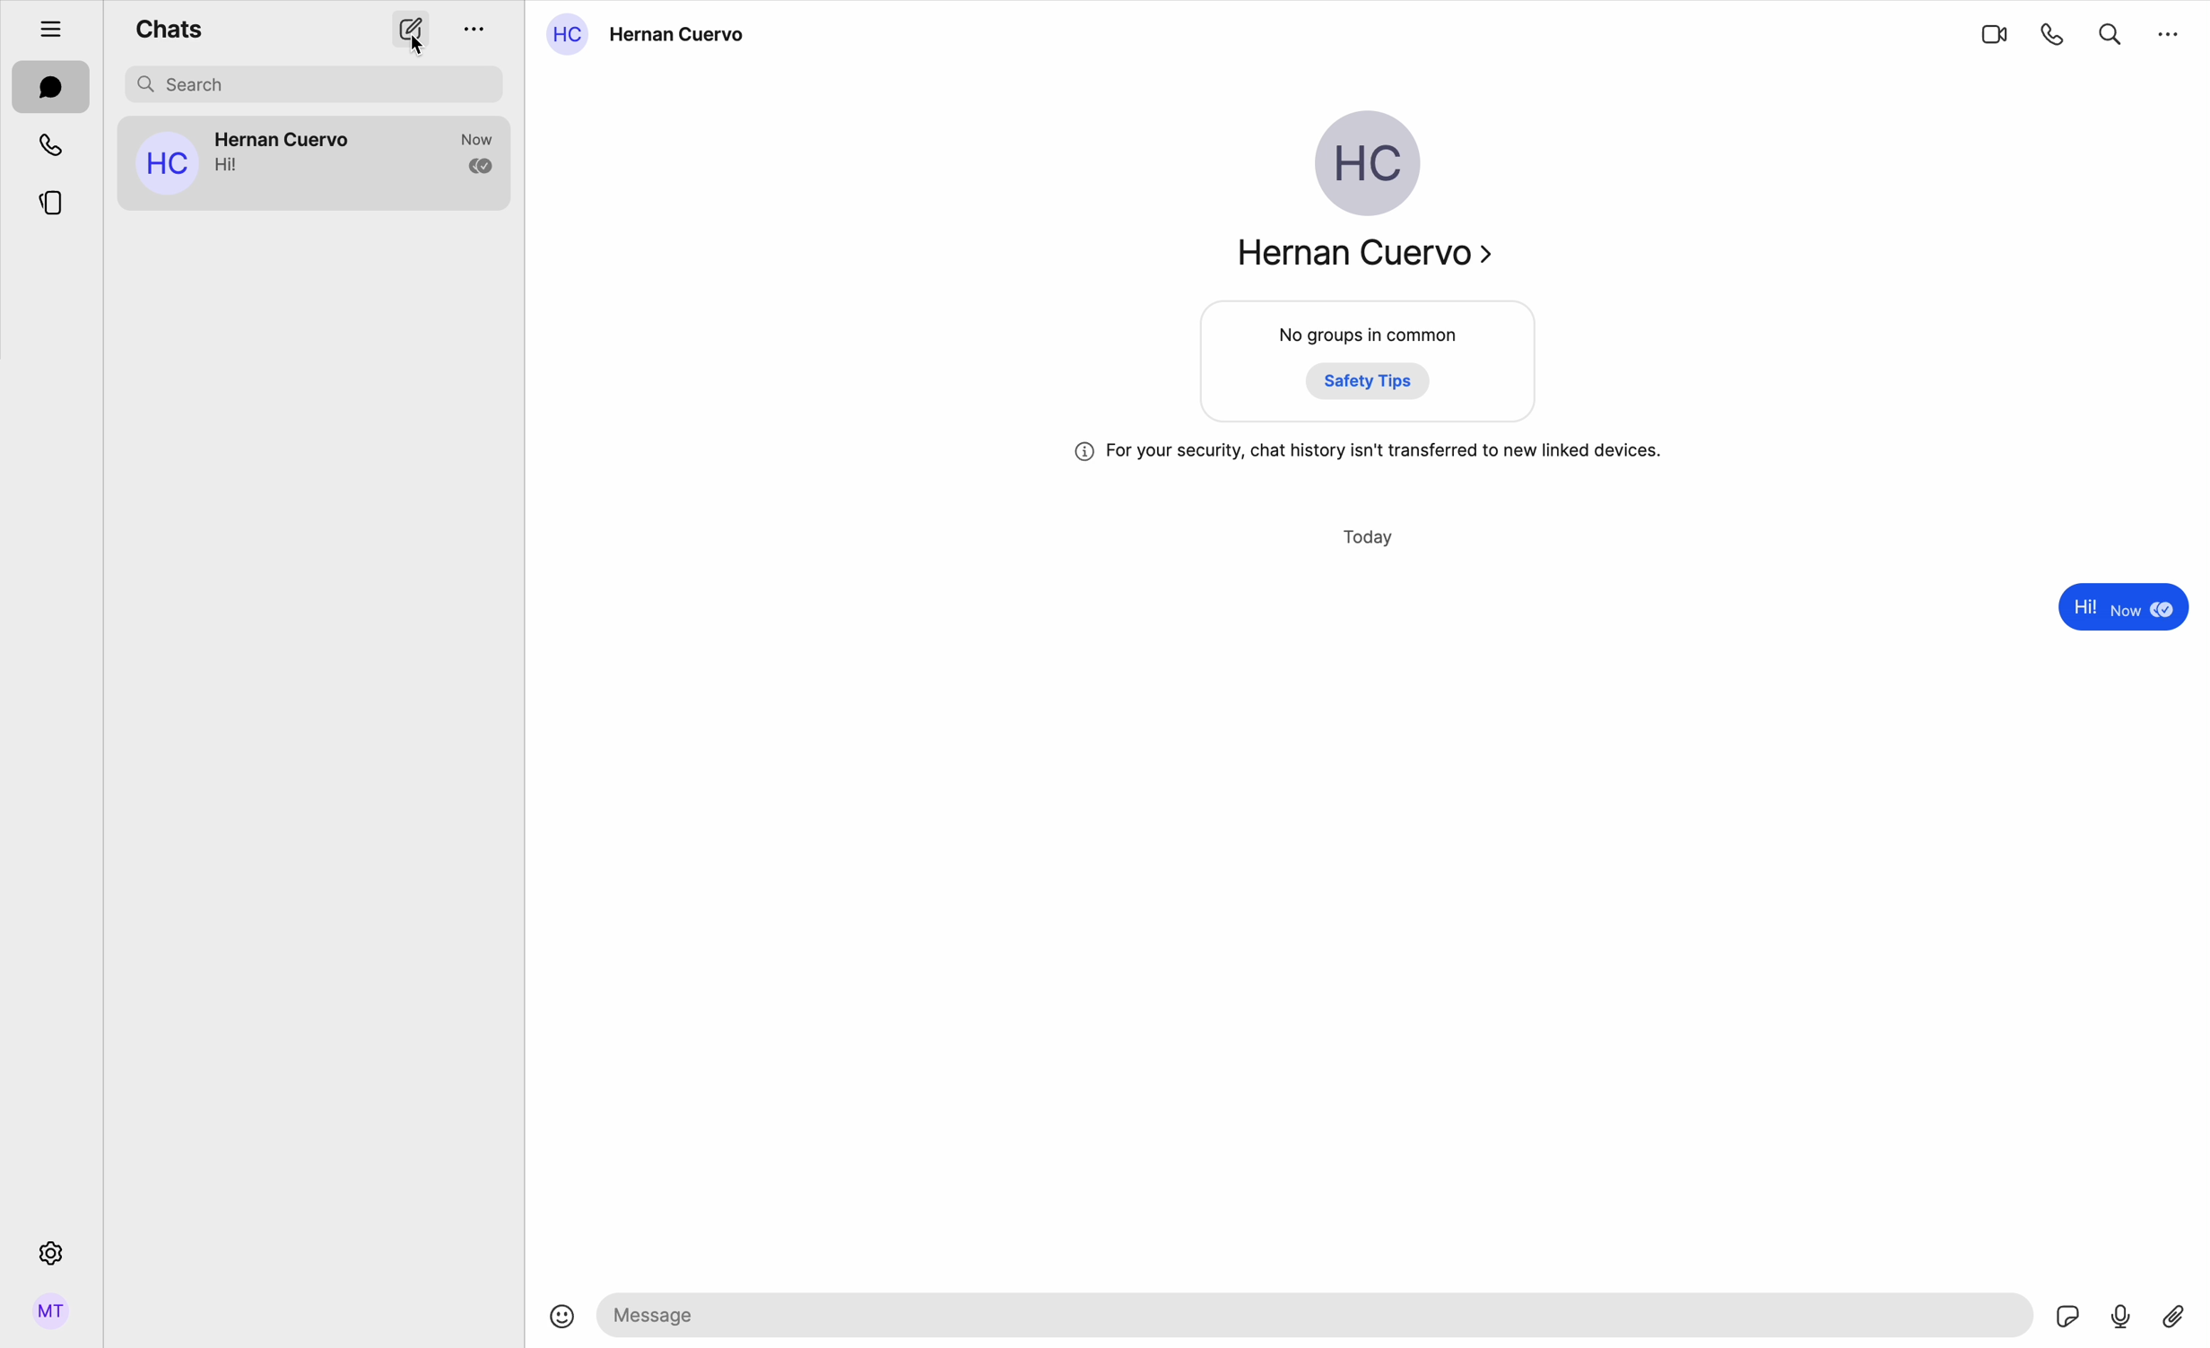 Image resolution: width=2210 pixels, height=1348 pixels. I want to click on Hernan Cuervo profile, so click(1361, 198).